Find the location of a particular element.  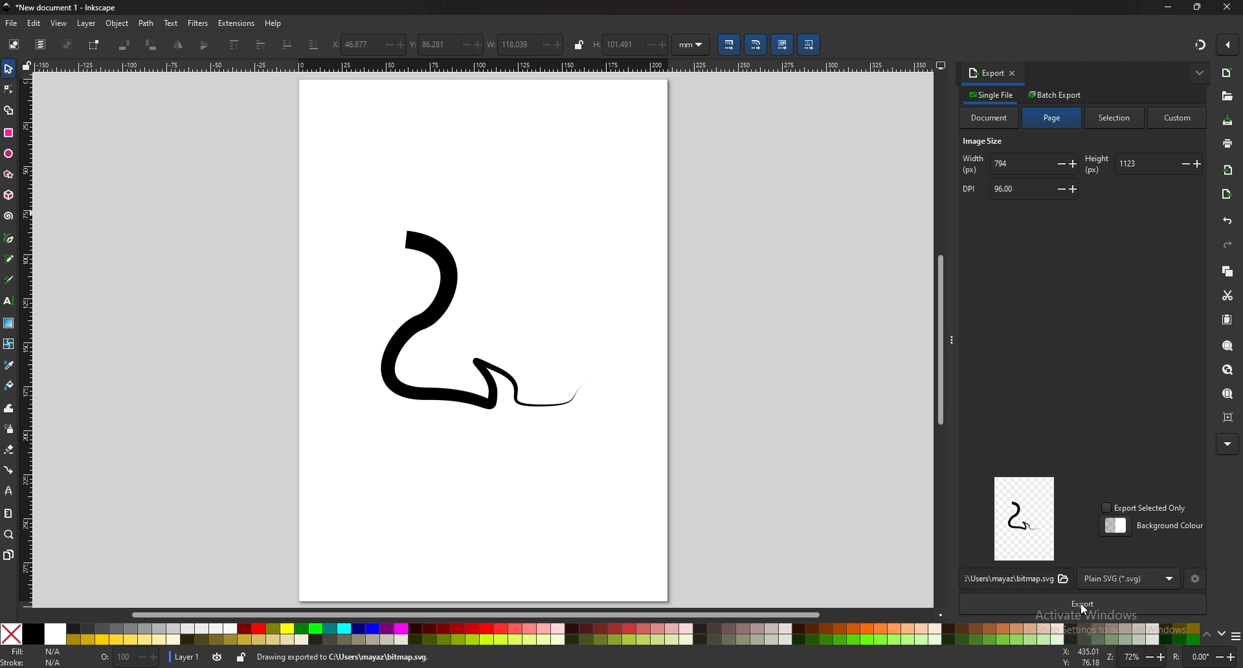

lock is located at coordinates (241, 657).